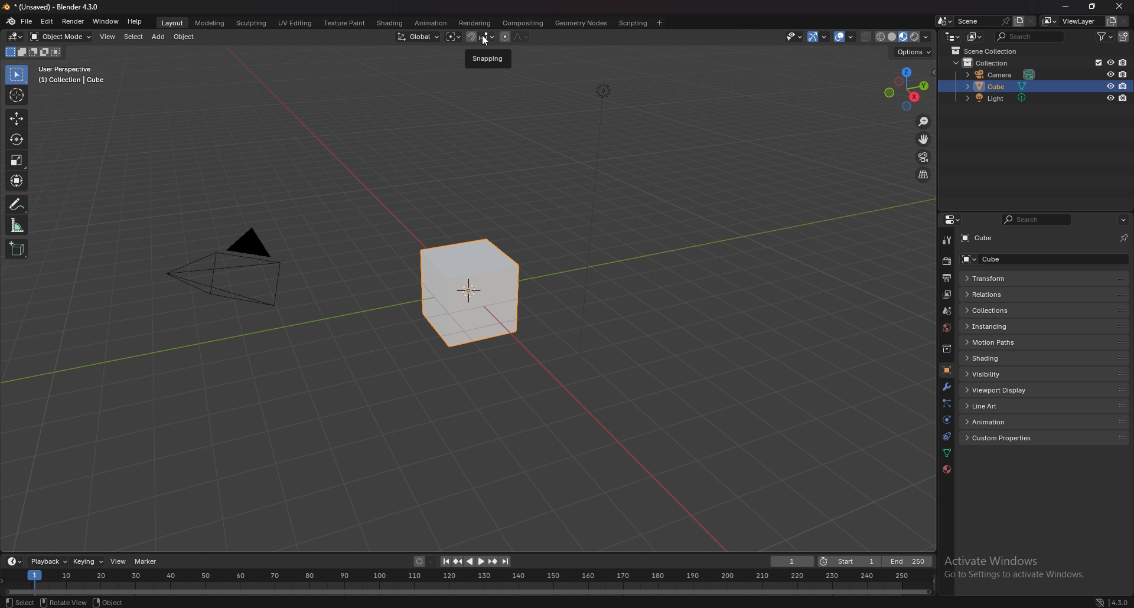  What do you see at coordinates (819, 37) in the screenshot?
I see `gizmo` at bounding box center [819, 37].